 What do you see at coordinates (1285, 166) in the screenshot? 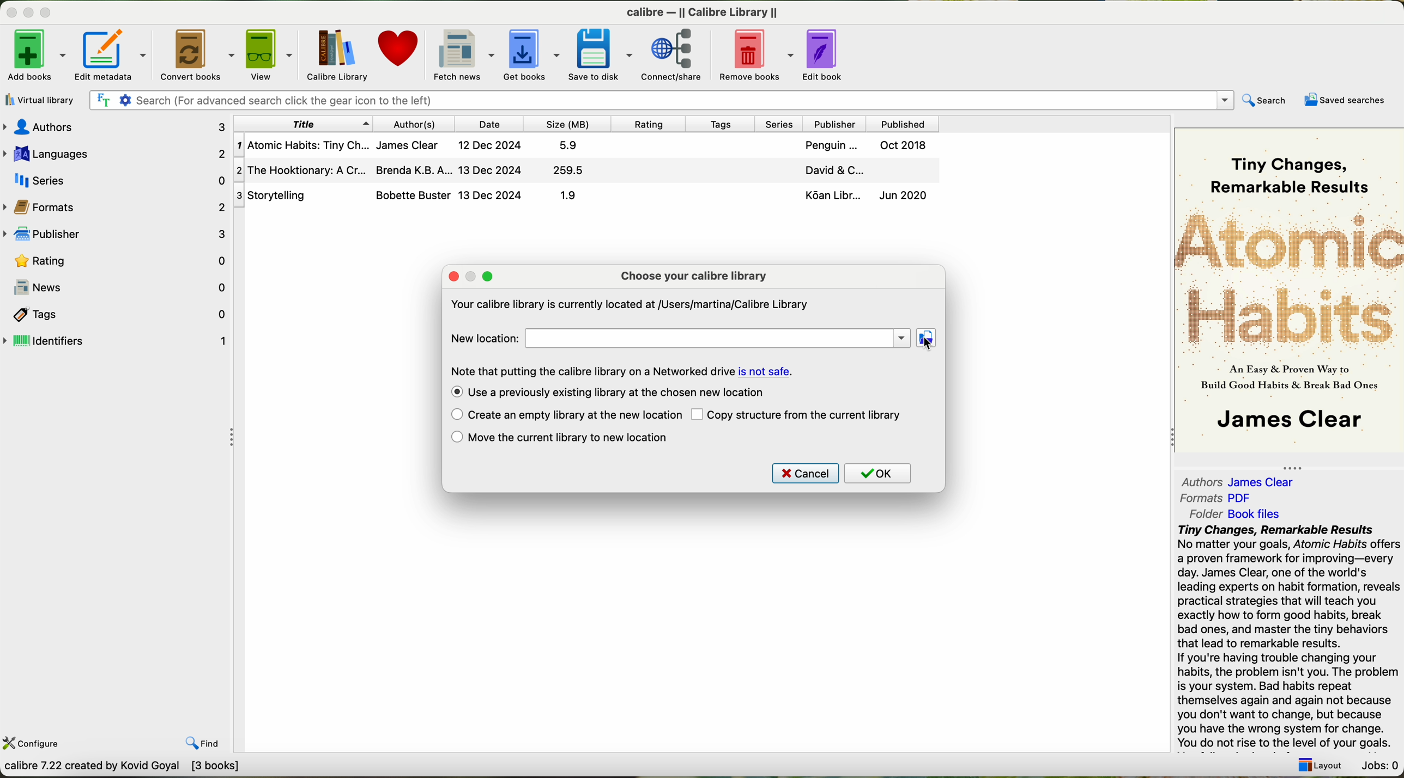
I see `Tiny Changes,
Remarkable Results` at bounding box center [1285, 166].